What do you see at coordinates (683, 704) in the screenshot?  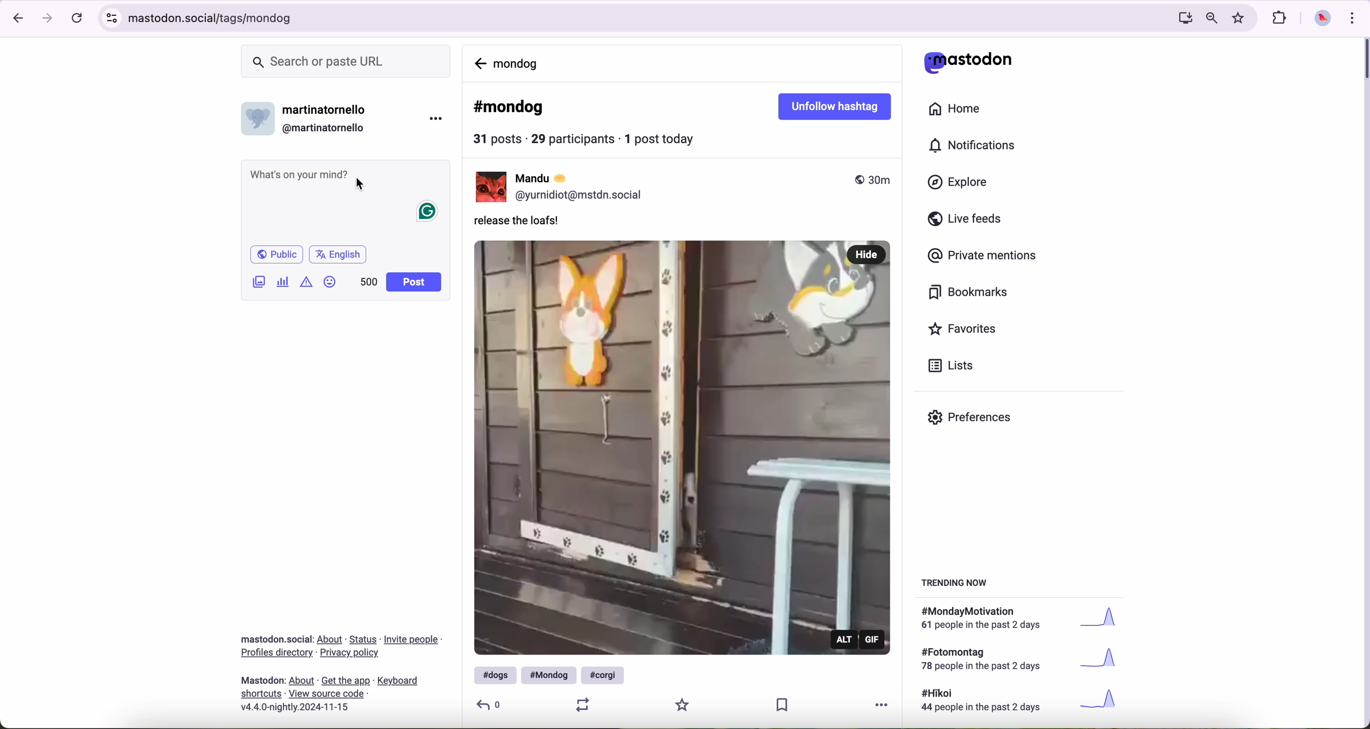 I see `favorite` at bounding box center [683, 704].